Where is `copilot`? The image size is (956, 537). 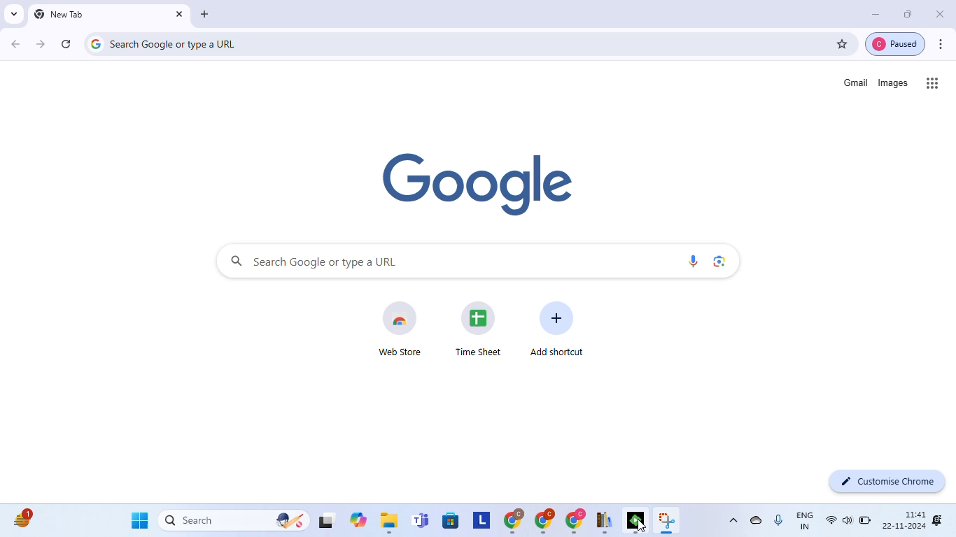
copilot is located at coordinates (360, 520).